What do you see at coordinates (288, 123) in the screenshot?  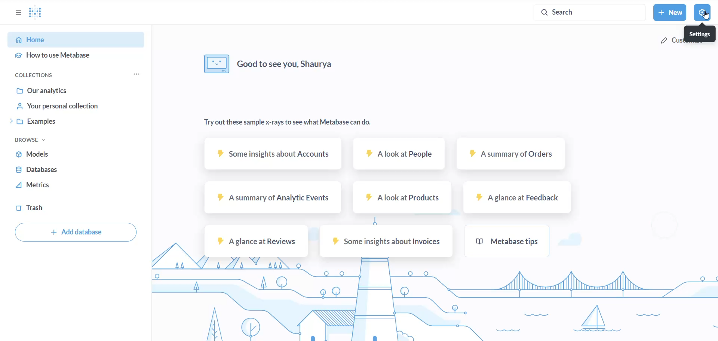 I see `Try out these sample x-rays to see what Metabase can do.` at bounding box center [288, 123].